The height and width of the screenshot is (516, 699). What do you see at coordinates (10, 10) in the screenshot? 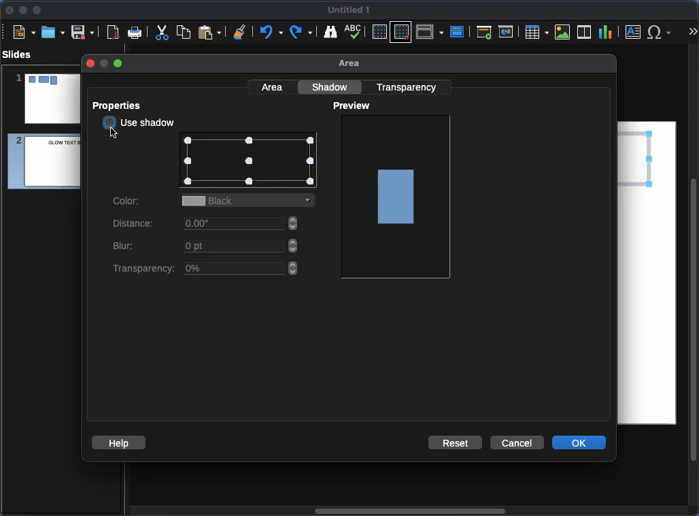
I see `Close` at bounding box center [10, 10].